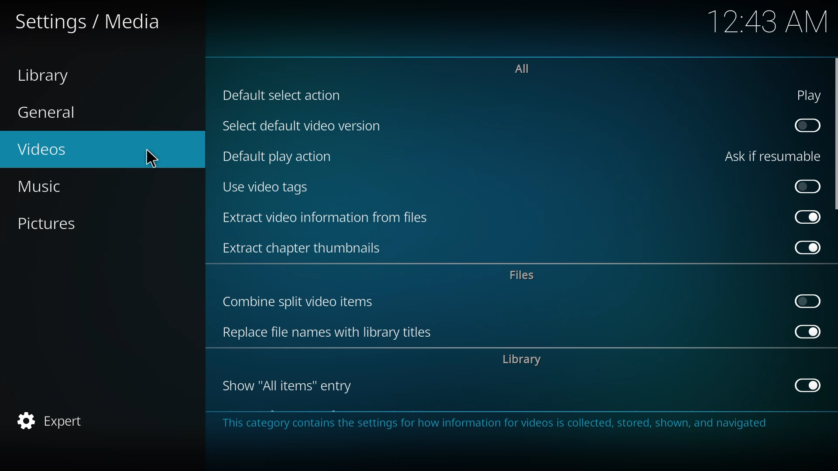 This screenshot has height=471, width=838. Describe the element at coordinates (328, 220) in the screenshot. I see `extract video info from files` at that location.